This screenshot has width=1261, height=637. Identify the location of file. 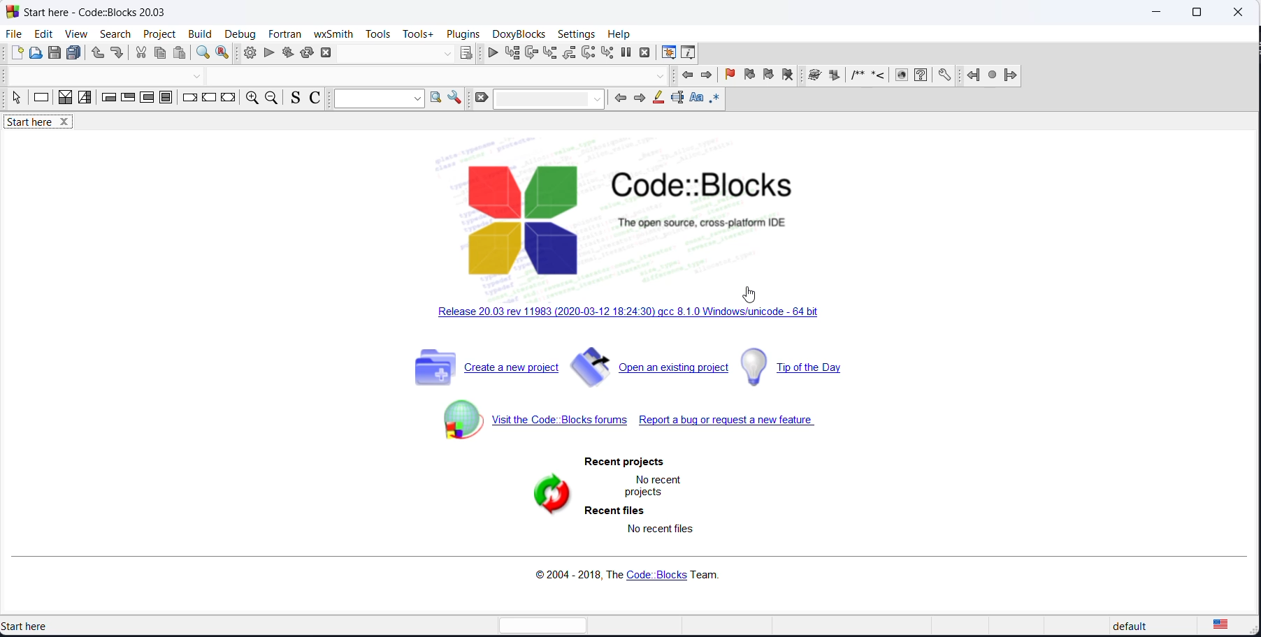
(13, 34).